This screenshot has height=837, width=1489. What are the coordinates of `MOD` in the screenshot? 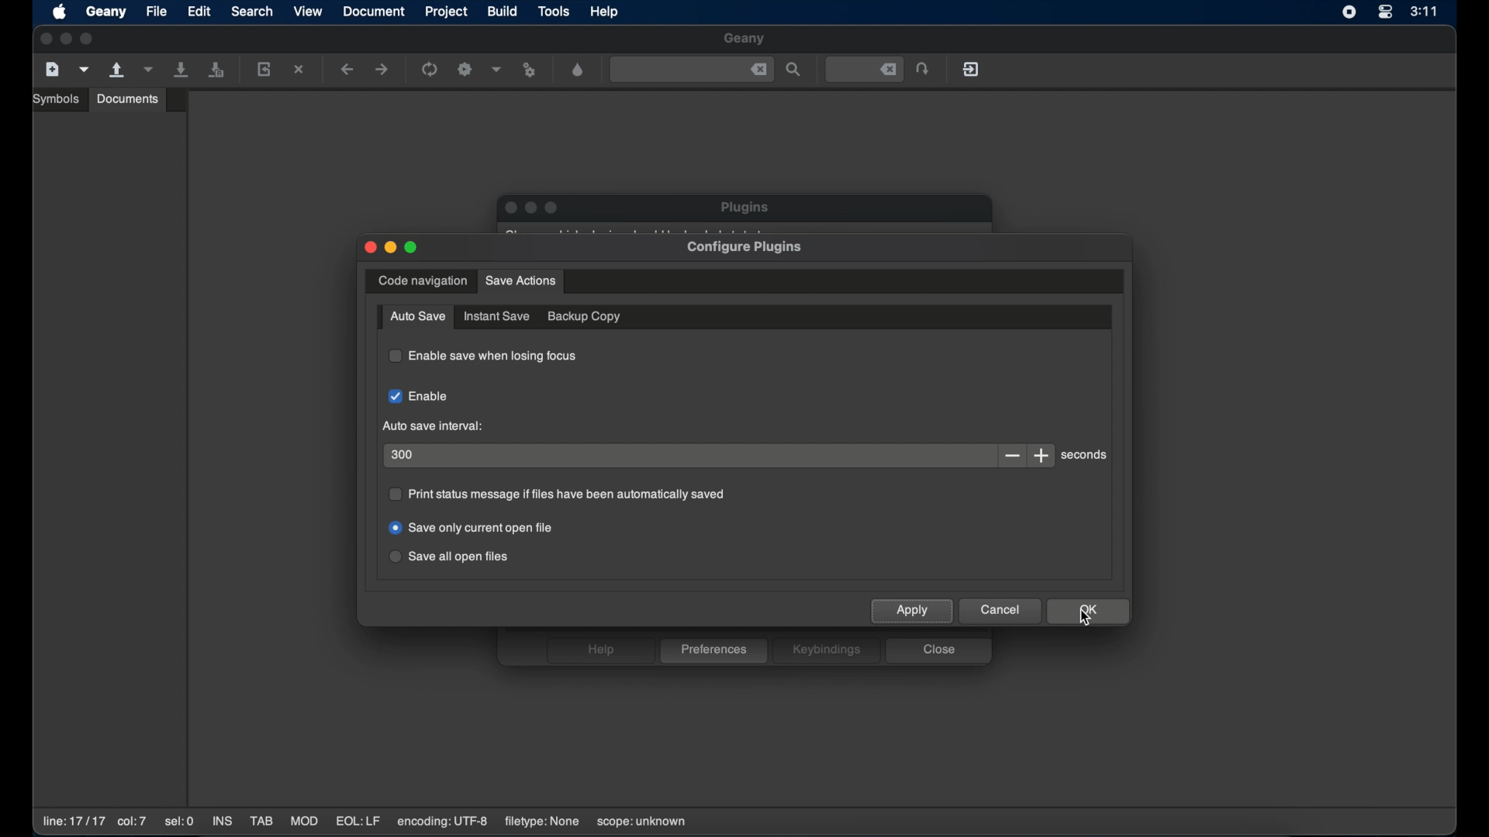 It's located at (304, 821).